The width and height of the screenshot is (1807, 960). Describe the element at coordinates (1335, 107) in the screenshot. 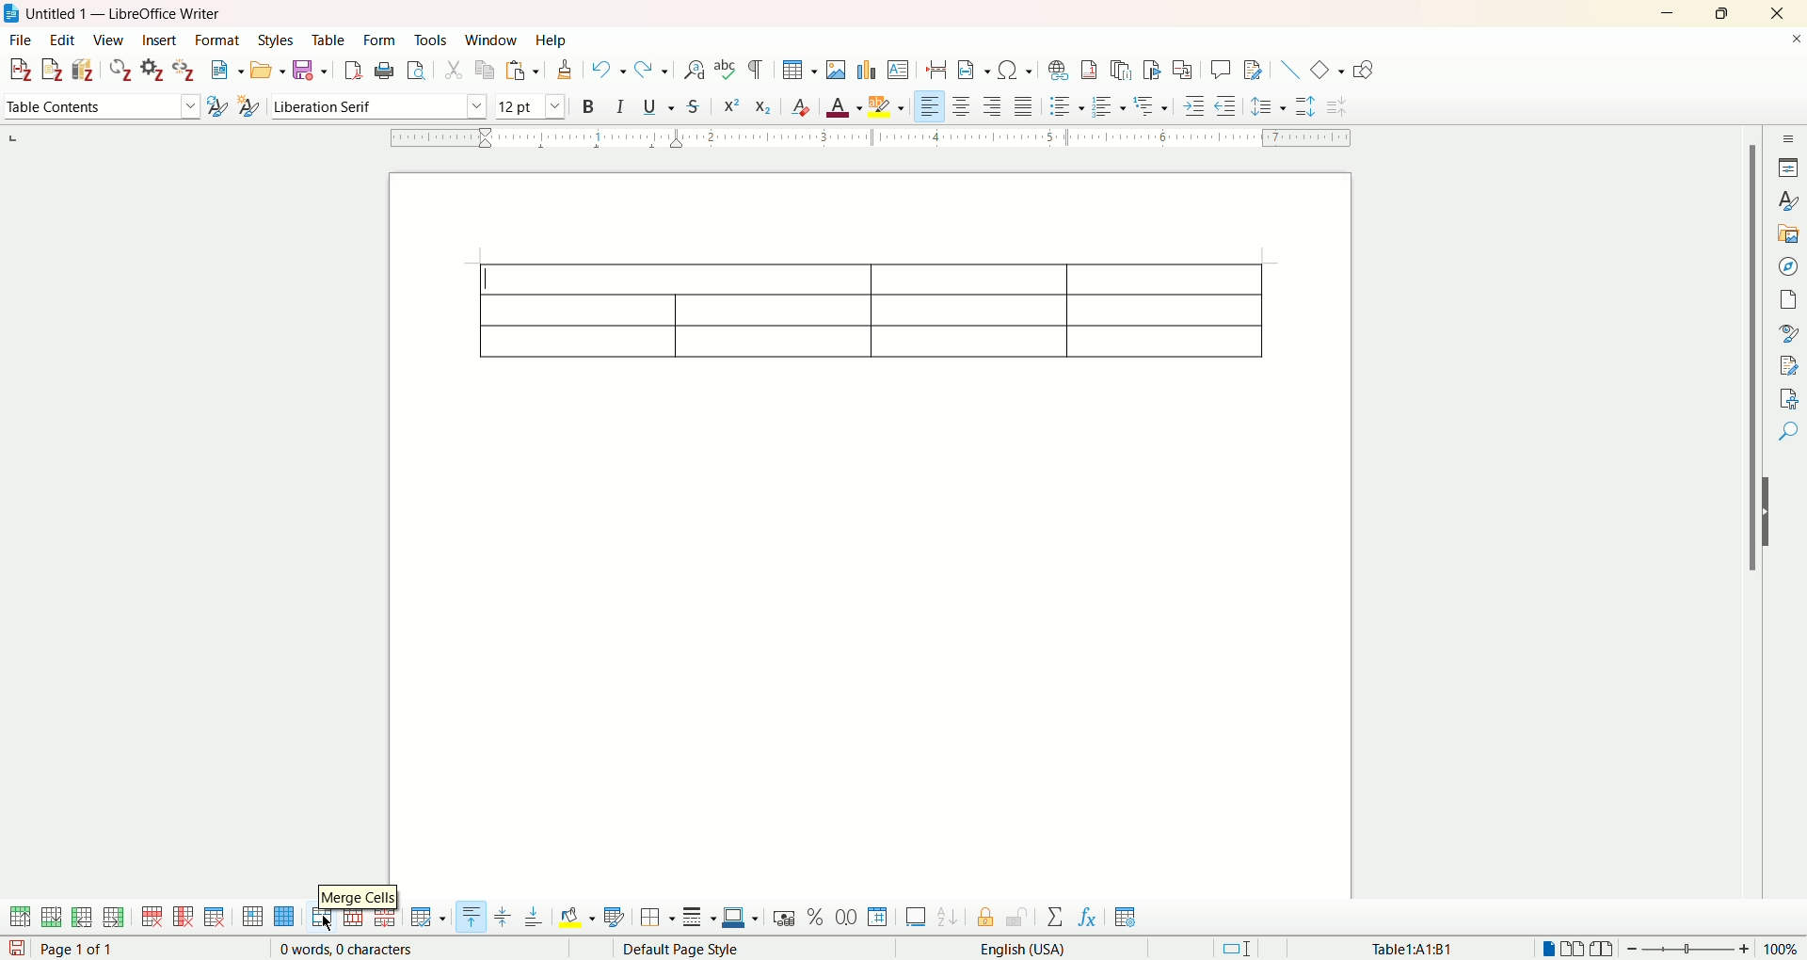

I see `decrease paragraph spacing` at that location.